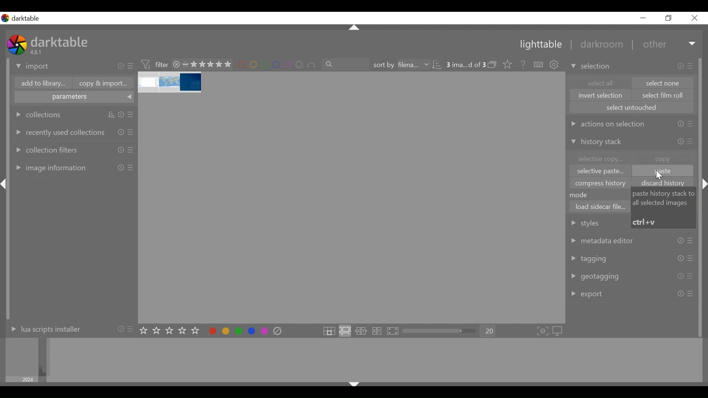 Image resolution: width=708 pixels, height=398 pixels. Describe the element at coordinates (361, 331) in the screenshot. I see `click to enter culling layout in fixed mode` at that location.